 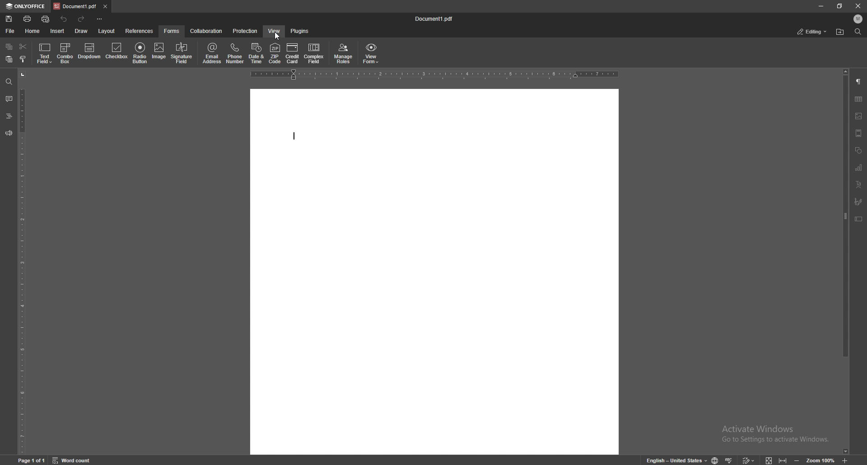 What do you see at coordinates (812, 31) in the screenshot?
I see `status` at bounding box center [812, 31].